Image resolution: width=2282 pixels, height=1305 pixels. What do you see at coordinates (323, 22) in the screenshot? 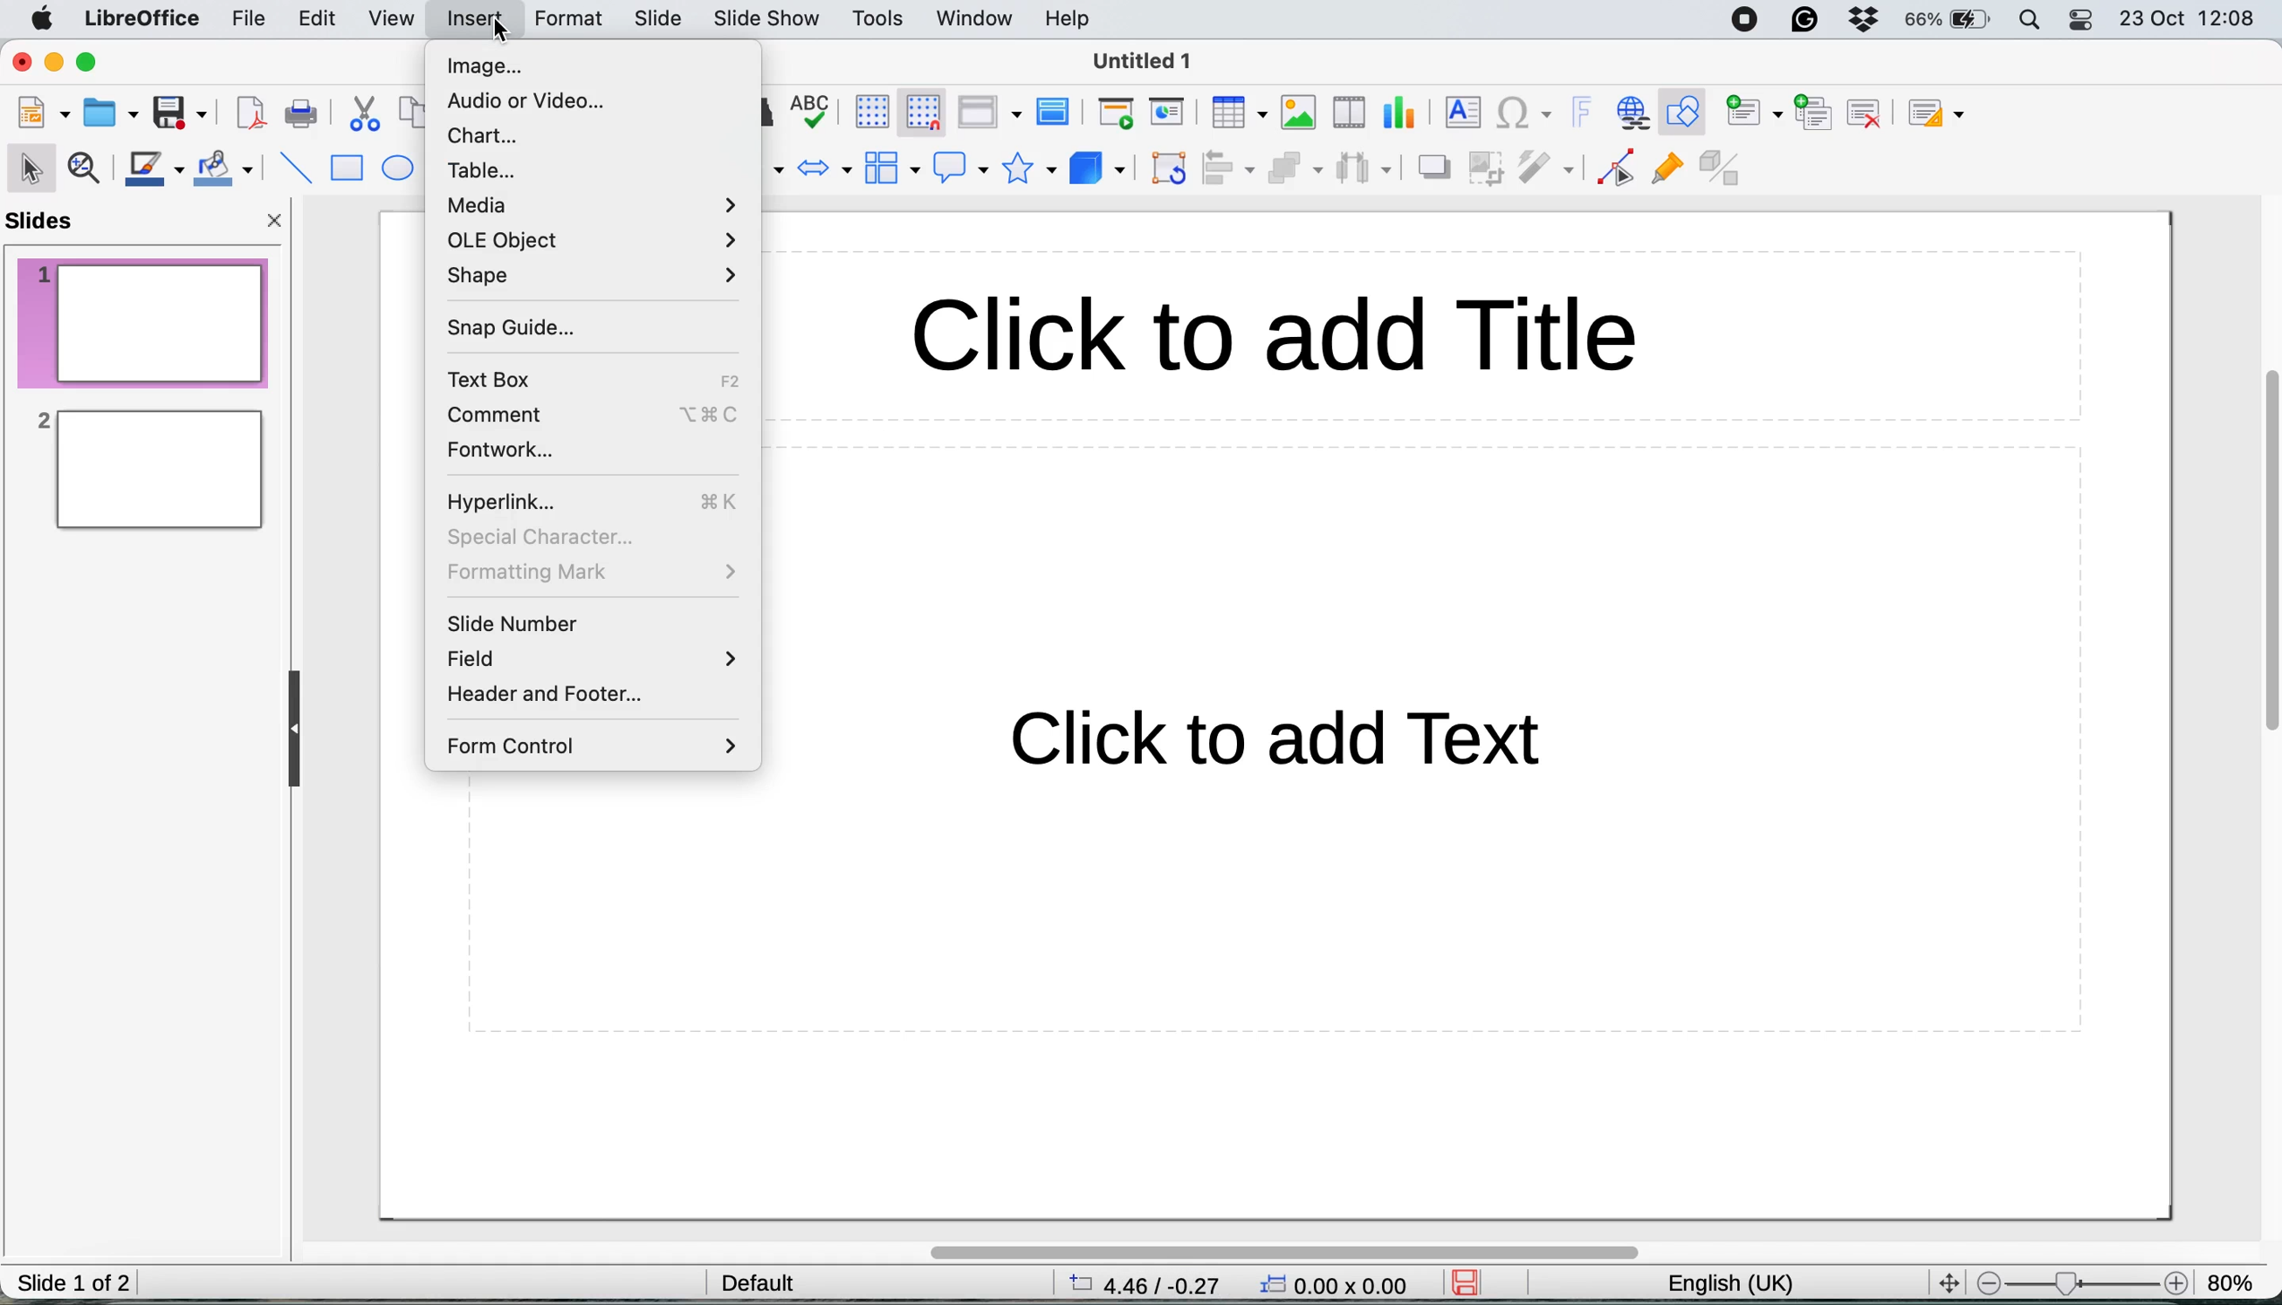
I see `edit` at bounding box center [323, 22].